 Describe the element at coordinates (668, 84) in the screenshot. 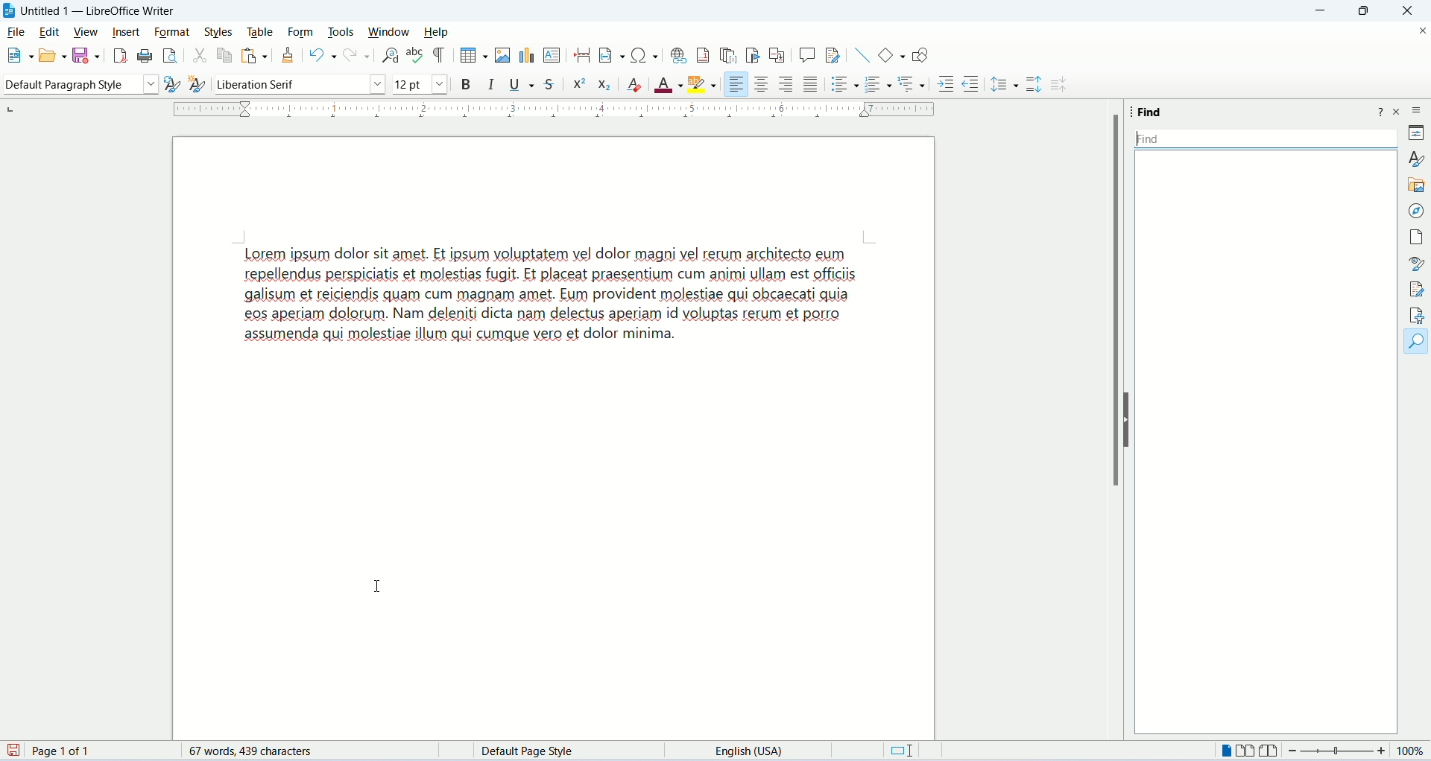

I see `font color` at that location.